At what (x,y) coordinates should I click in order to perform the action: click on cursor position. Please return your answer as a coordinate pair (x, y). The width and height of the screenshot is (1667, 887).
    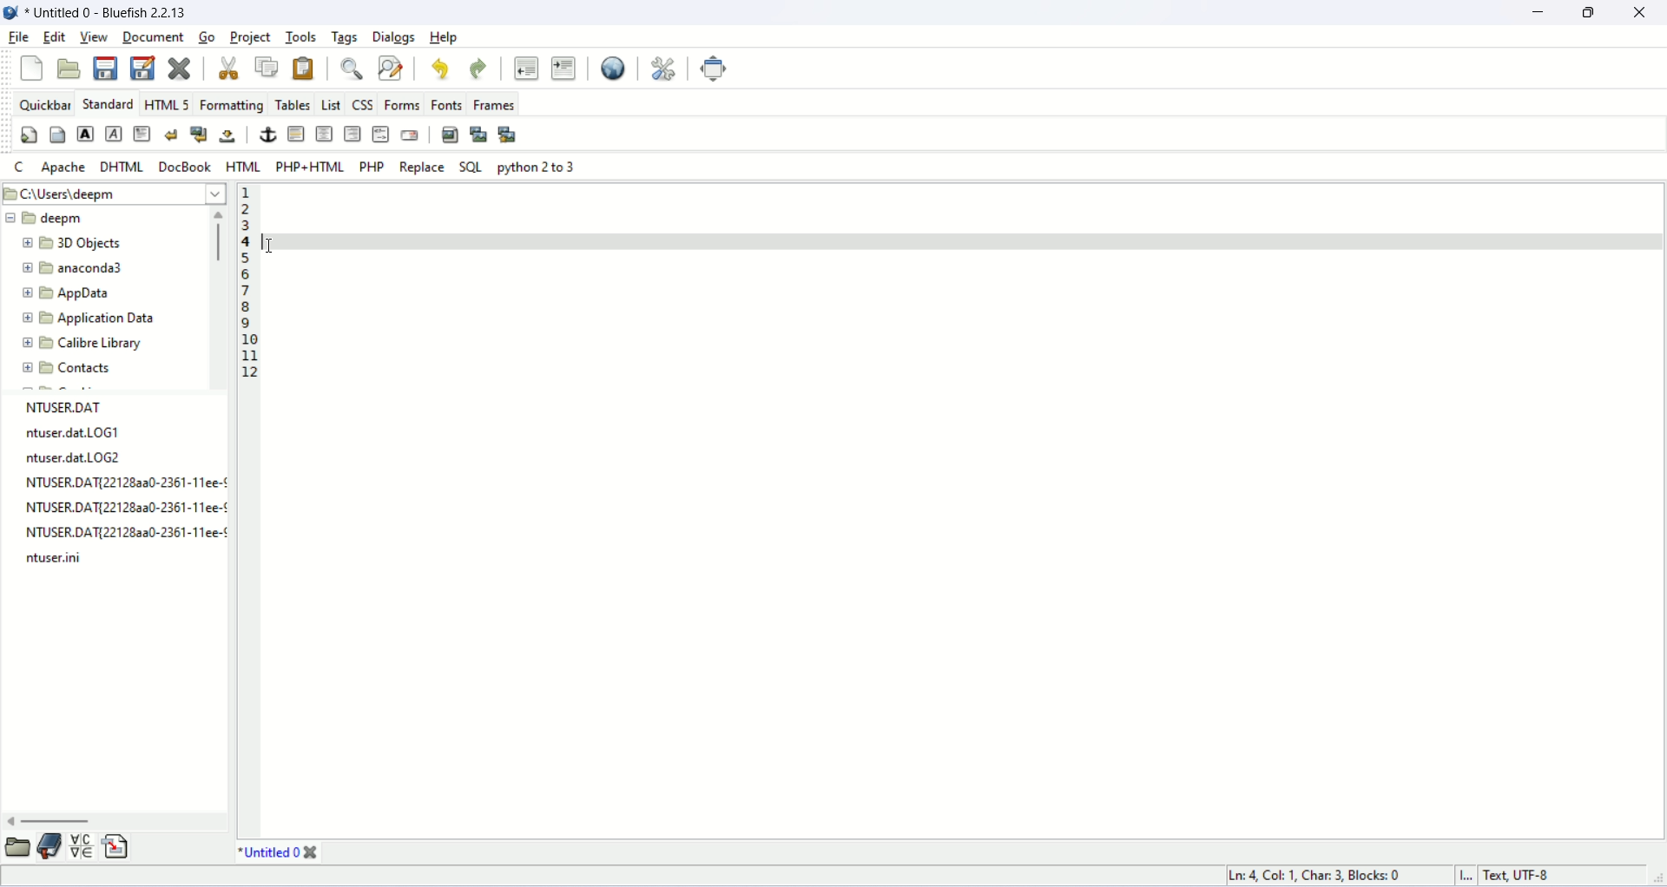
    Looking at the image, I should click on (1324, 875).